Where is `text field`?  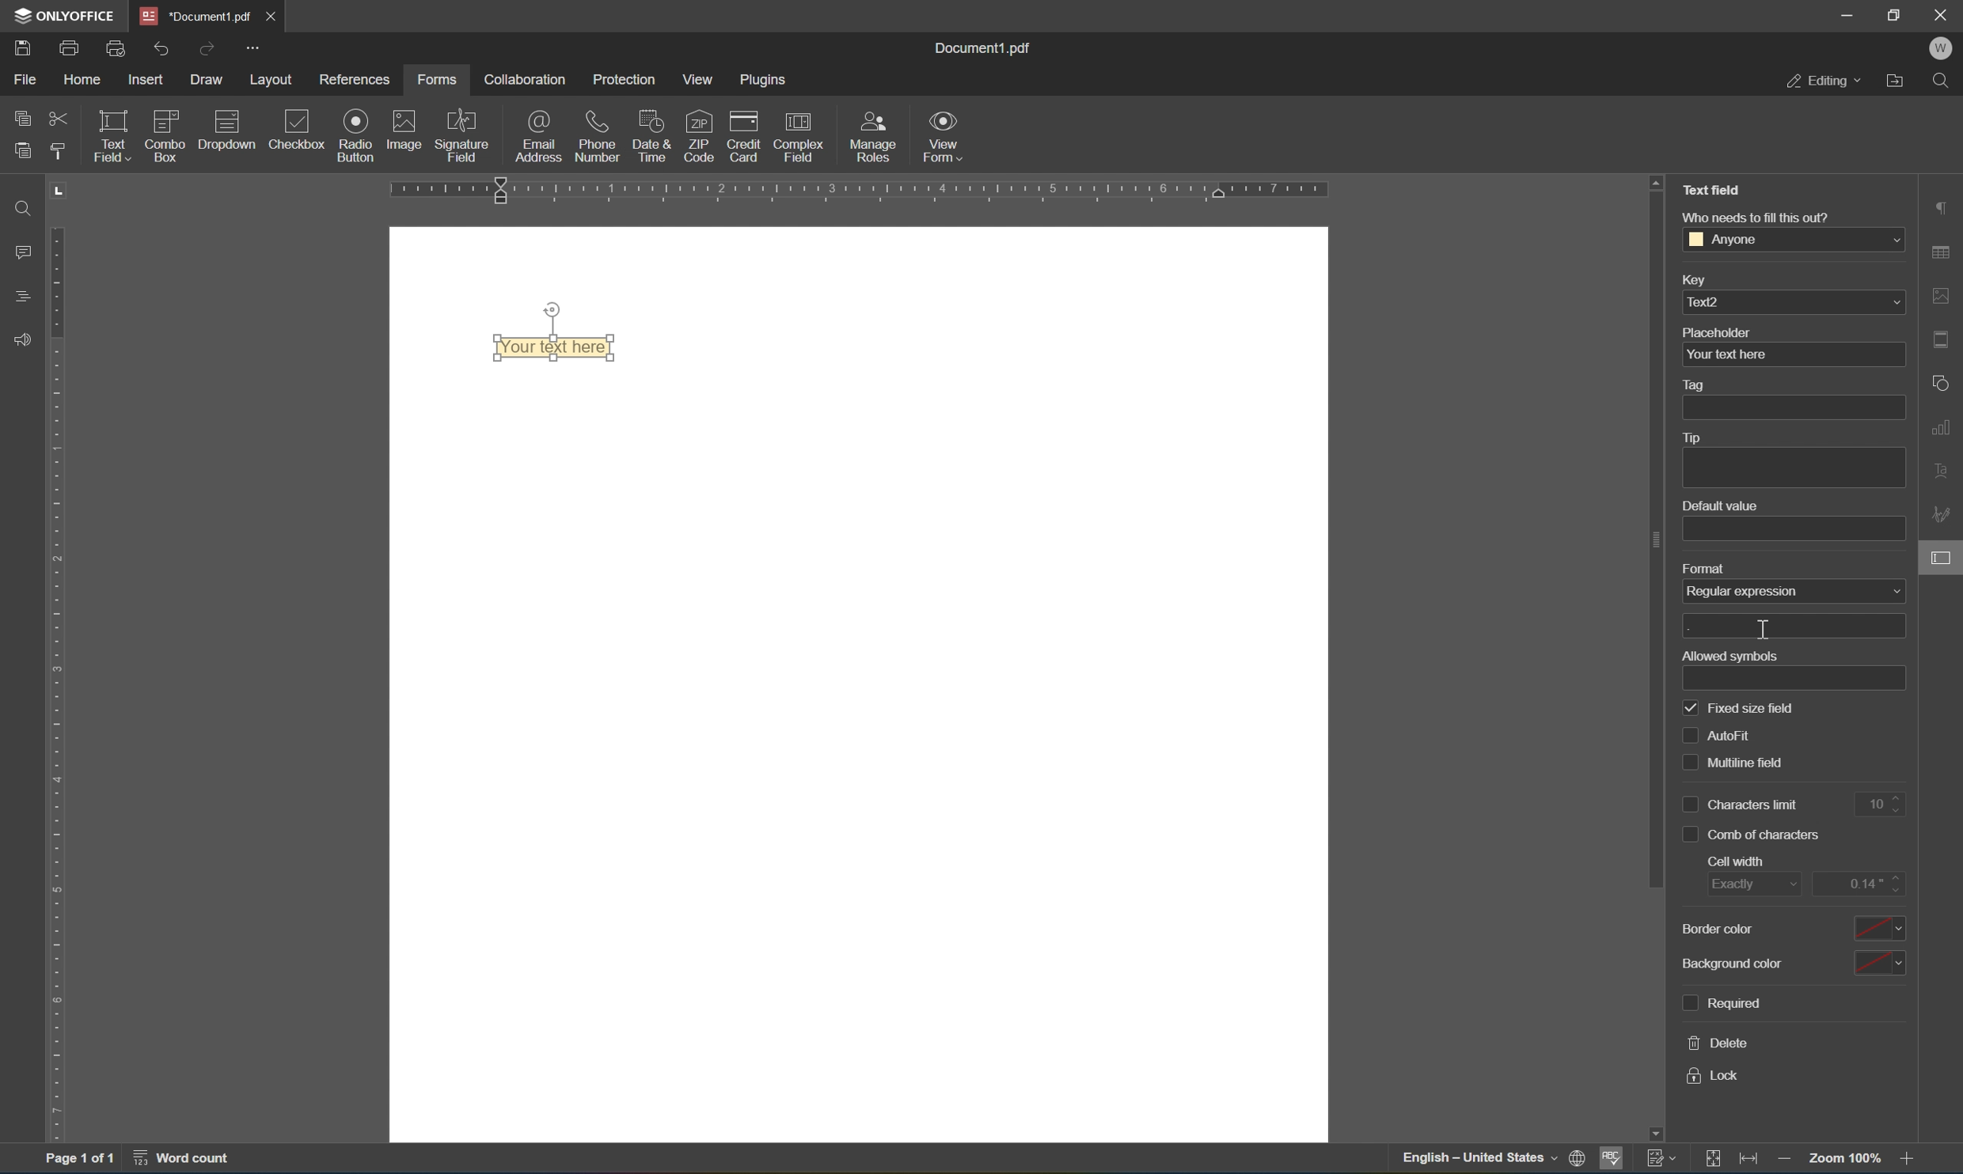
text field is located at coordinates (546, 349).